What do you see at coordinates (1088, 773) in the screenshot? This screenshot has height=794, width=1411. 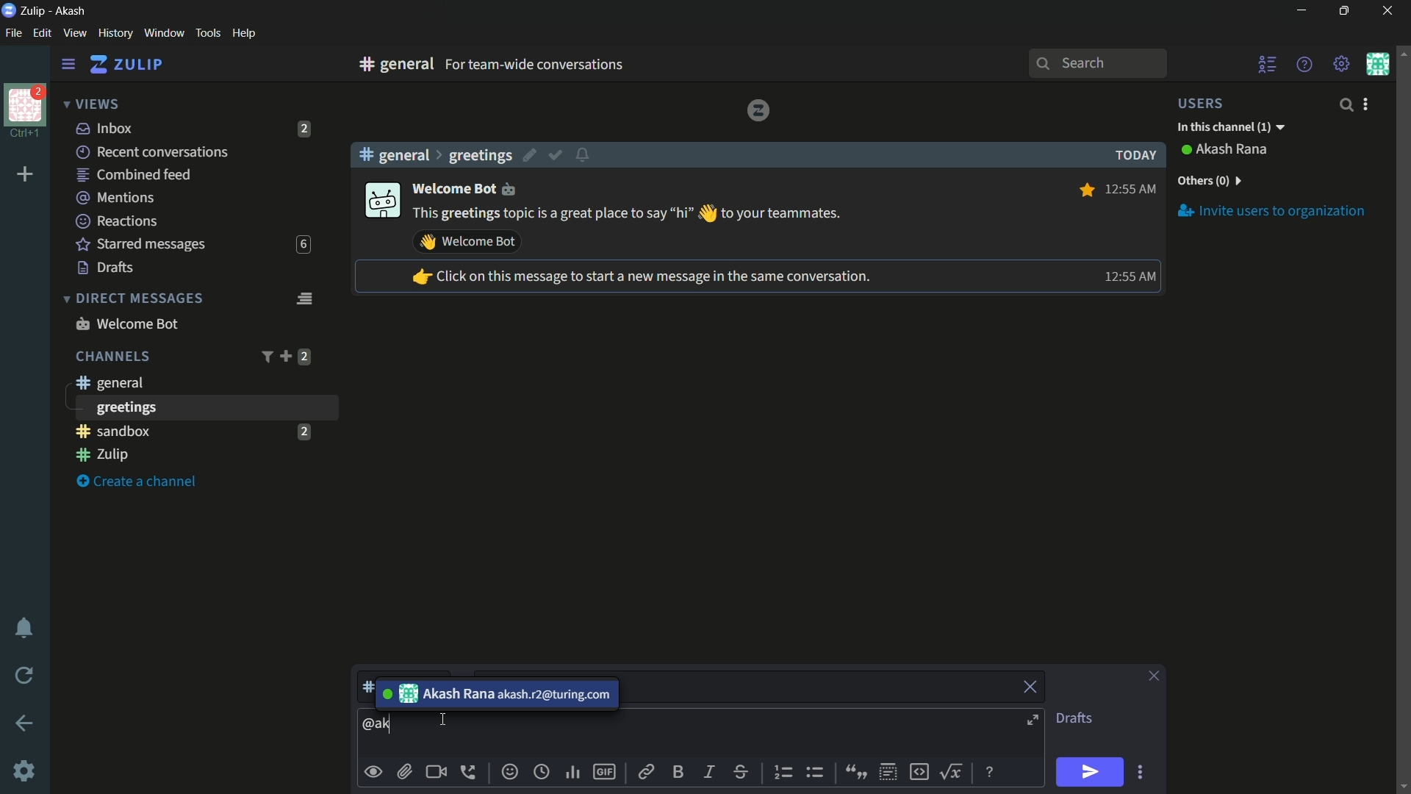 I see `send` at bounding box center [1088, 773].